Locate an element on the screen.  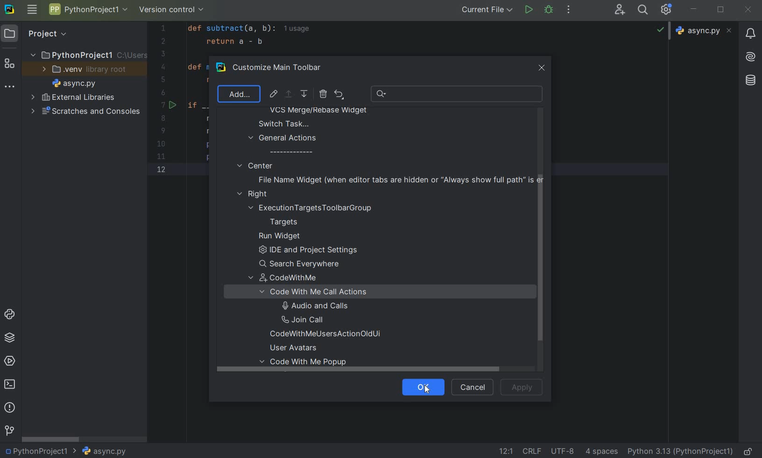
PROJECT NAME is located at coordinates (87, 54).